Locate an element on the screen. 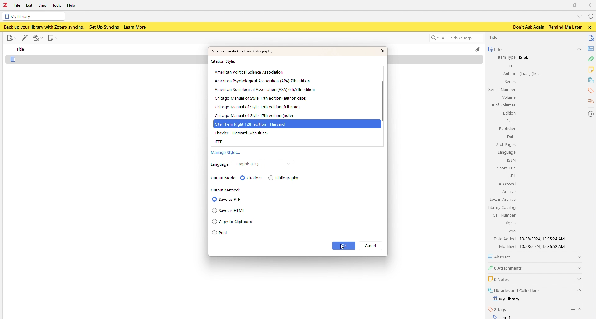 This screenshot has width=596, height=319. # of Pages is located at coordinates (505, 145).